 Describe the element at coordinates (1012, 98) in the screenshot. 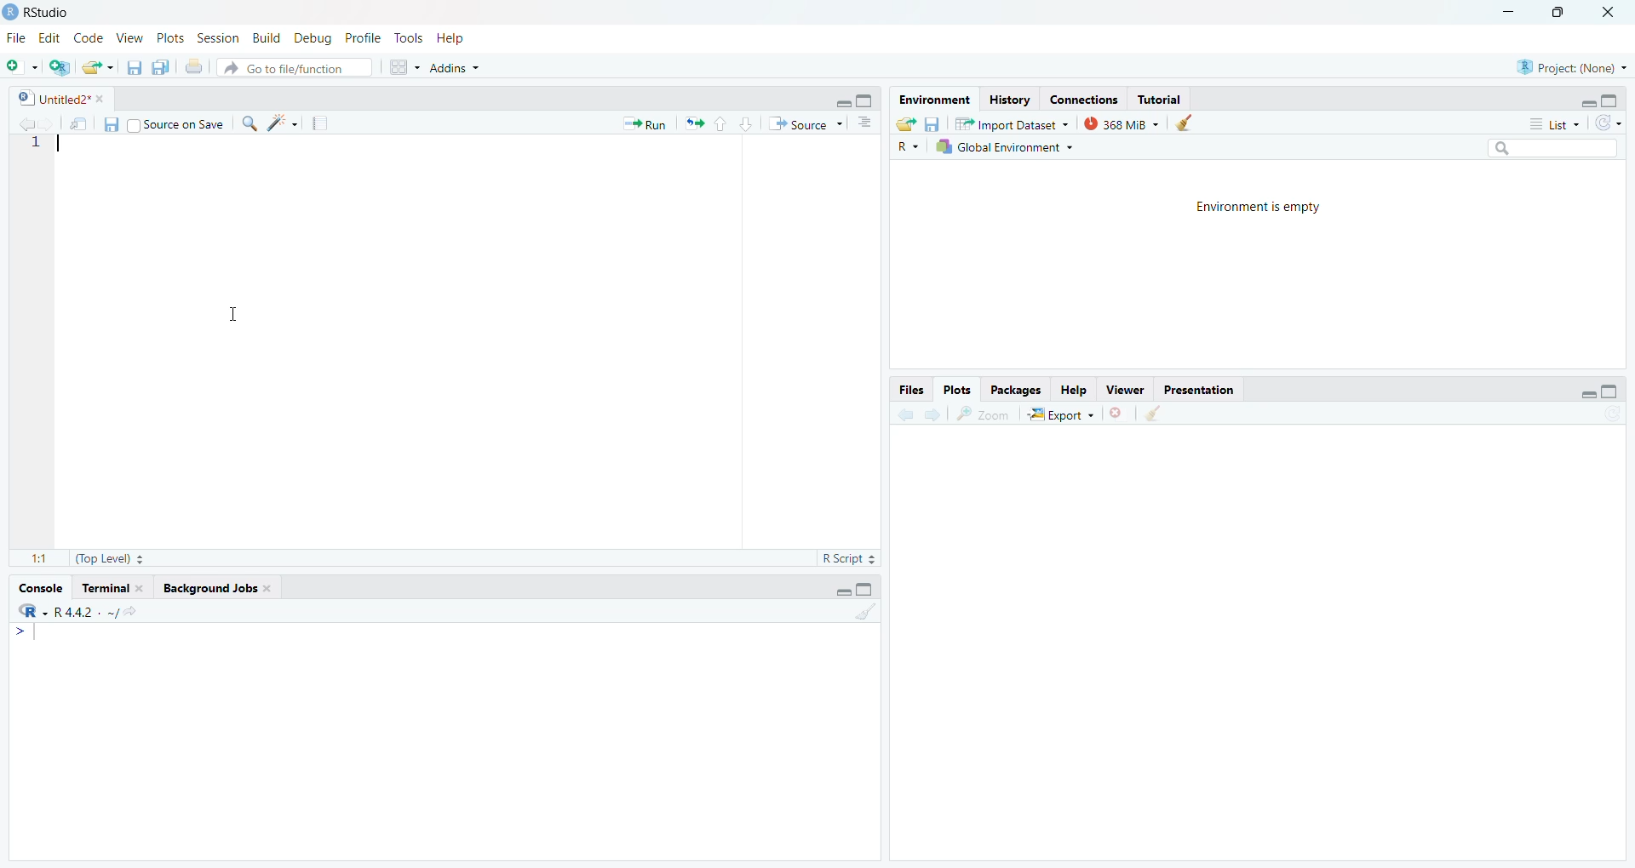

I see `History` at that location.